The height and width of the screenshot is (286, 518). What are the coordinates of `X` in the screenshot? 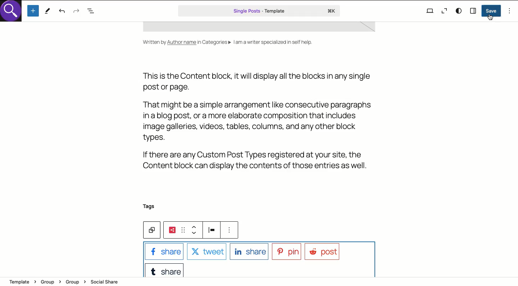 It's located at (206, 251).